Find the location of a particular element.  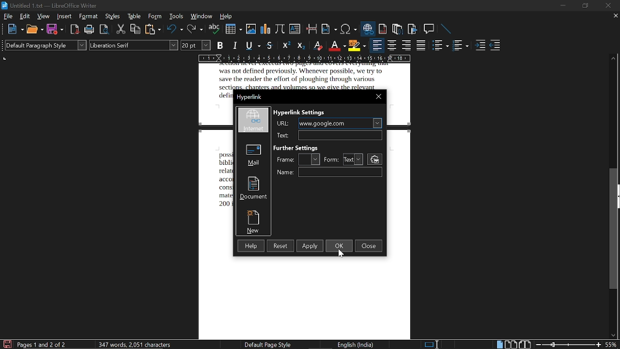

new is located at coordinates (15, 30).